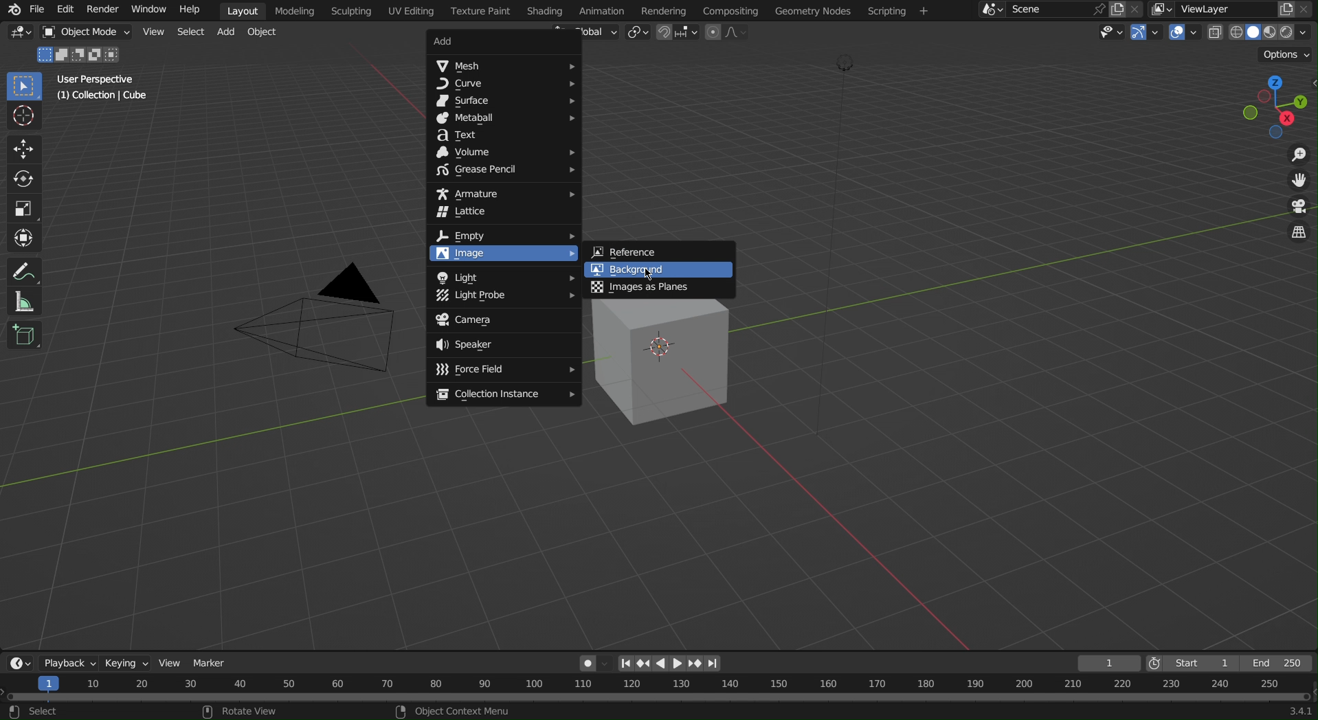  What do you see at coordinates (506, 318) in the screenshot?
I see `Camera` at bounding box center [506, 318].